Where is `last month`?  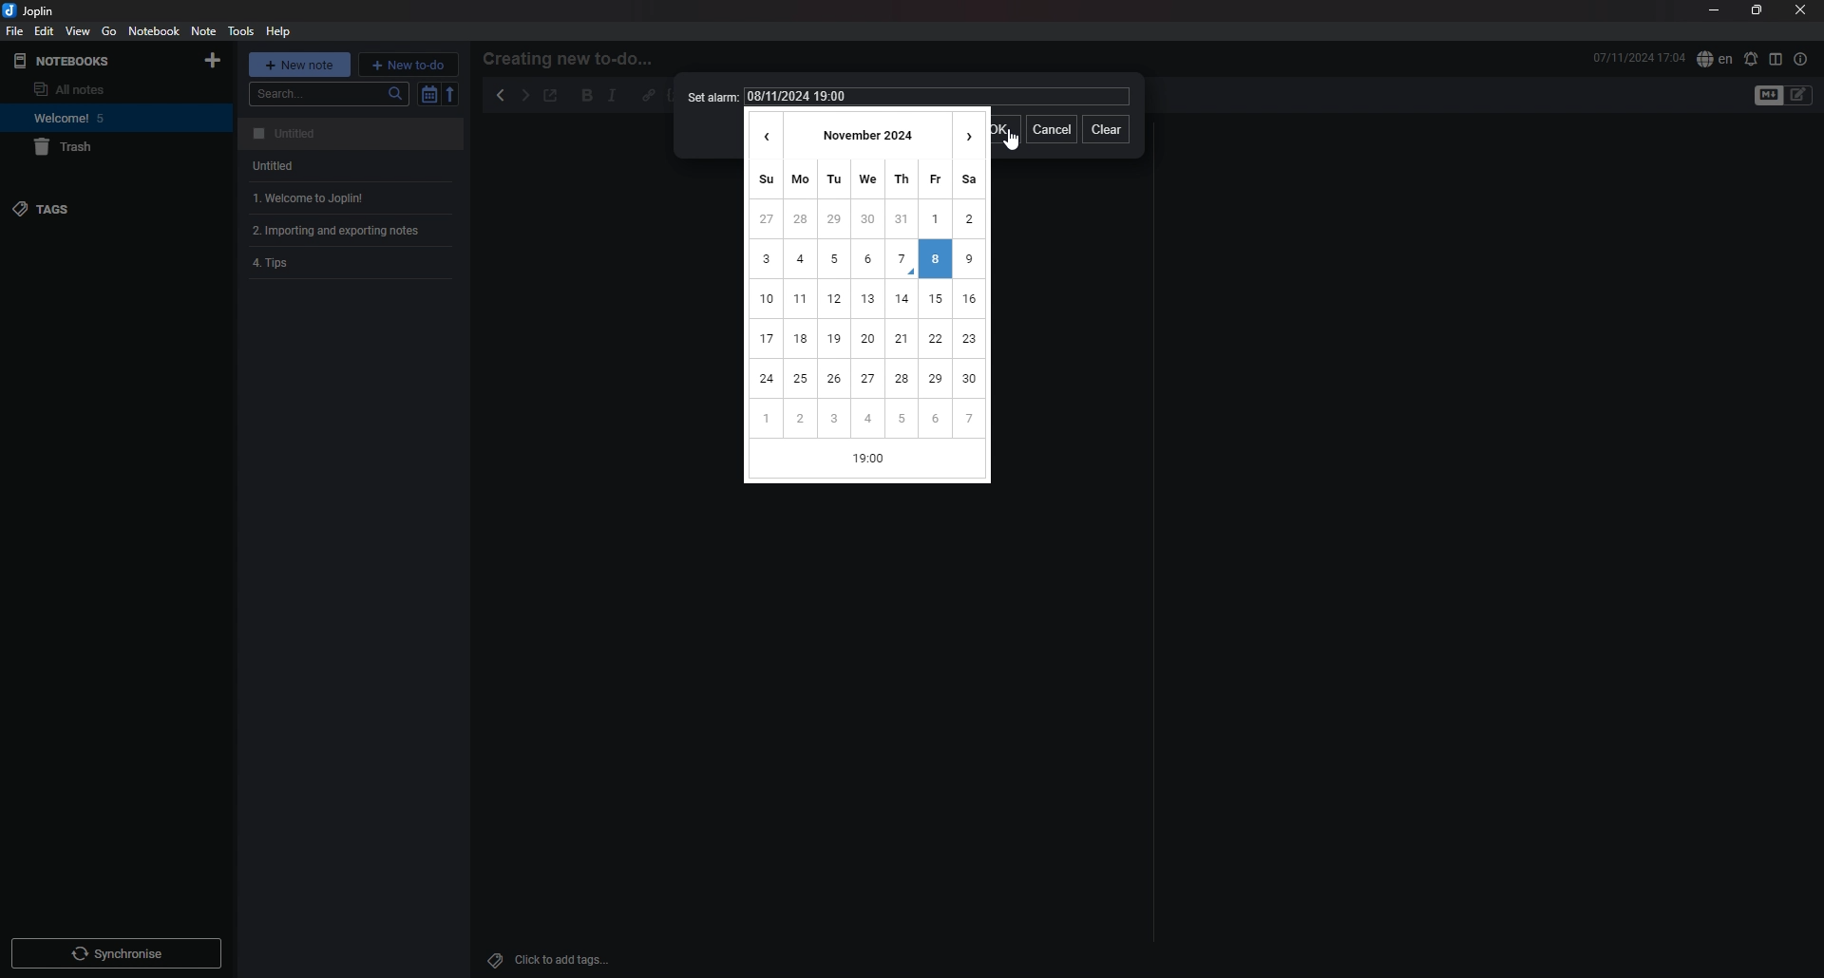
last month is located at coordinates (762, 132).